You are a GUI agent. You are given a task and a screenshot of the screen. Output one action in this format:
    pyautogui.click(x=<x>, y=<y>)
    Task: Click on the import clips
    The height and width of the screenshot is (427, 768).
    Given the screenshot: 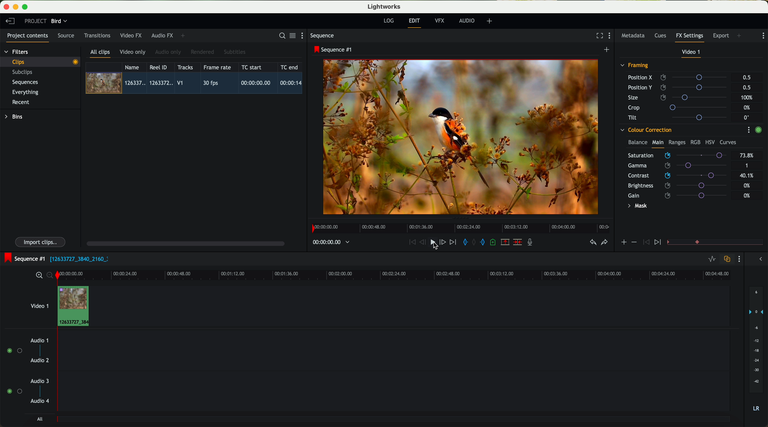 What is the action you would take?
    pyautogui.click(x=41, y=242)
    